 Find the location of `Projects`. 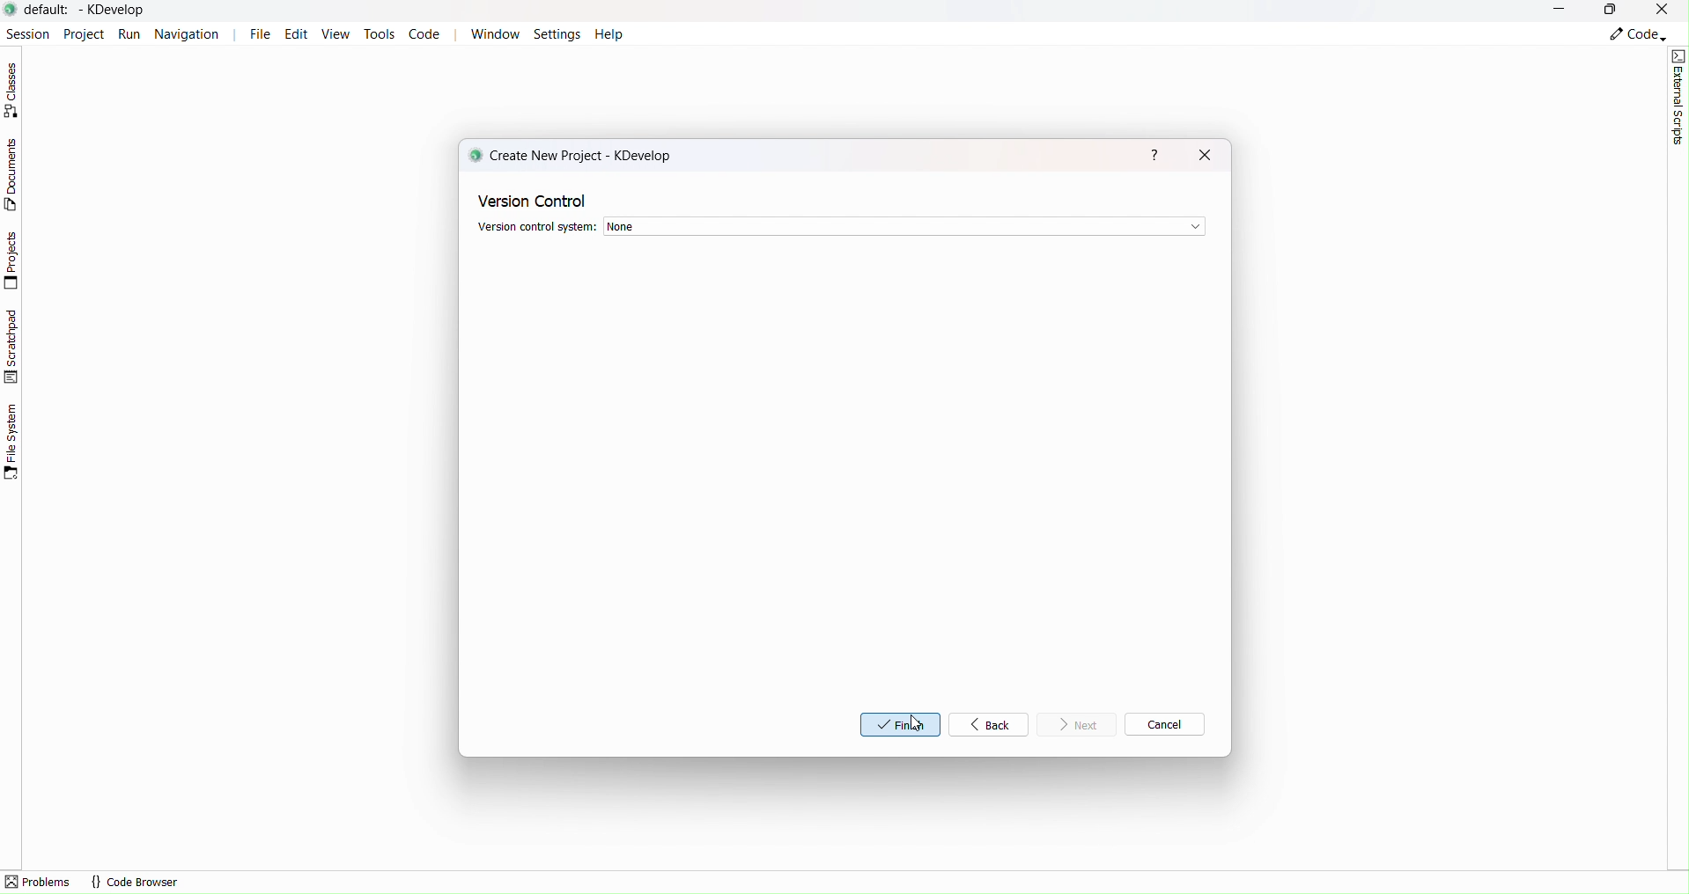

Projects is located at coordinates (15, 260).